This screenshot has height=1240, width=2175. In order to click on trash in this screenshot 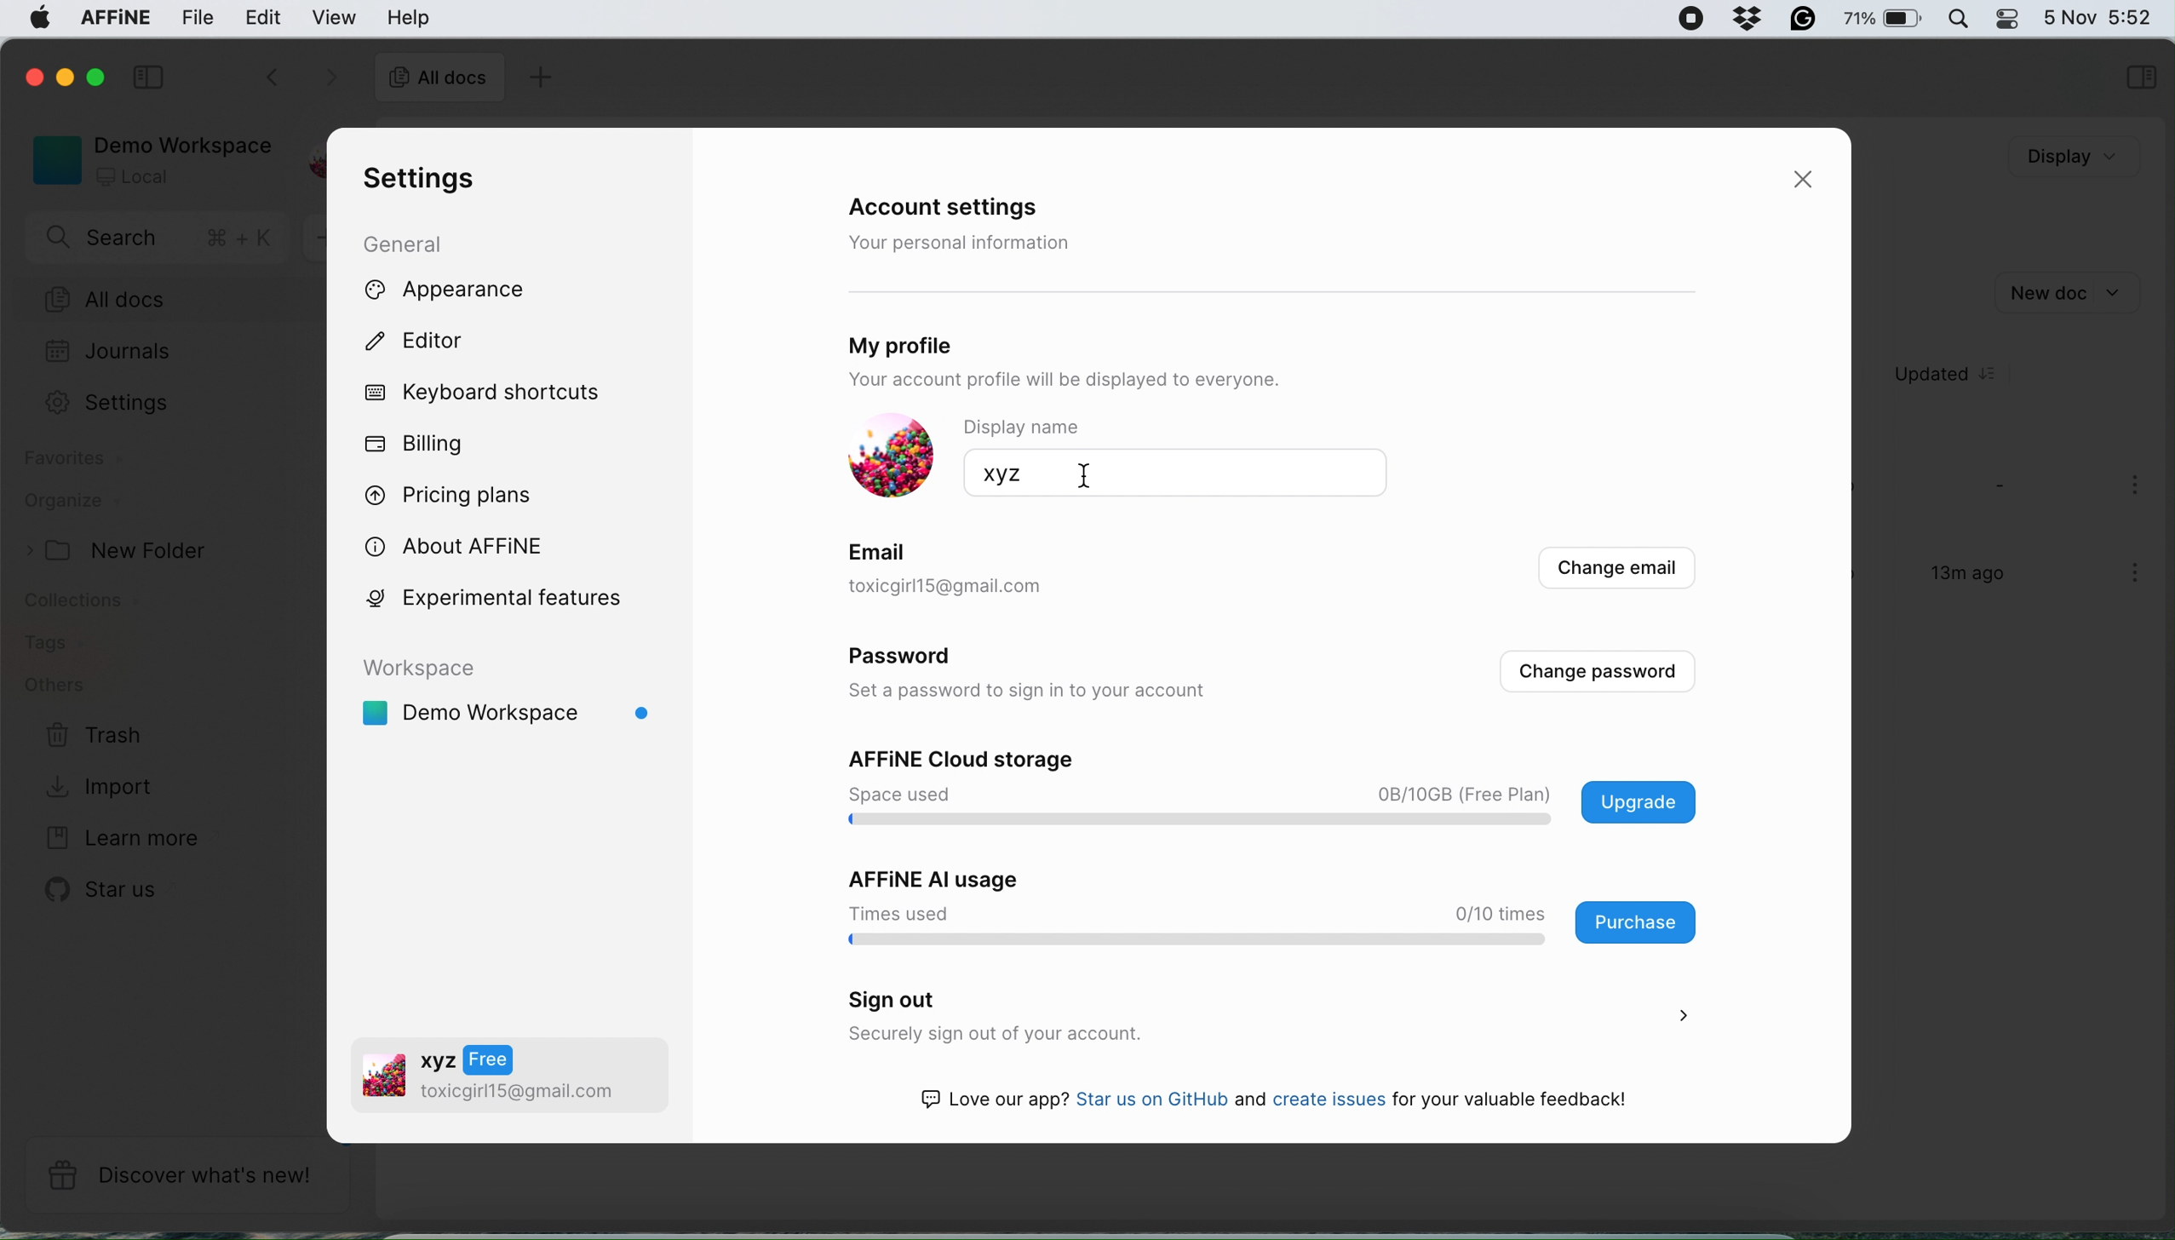, I will do `click(95, 737)`.